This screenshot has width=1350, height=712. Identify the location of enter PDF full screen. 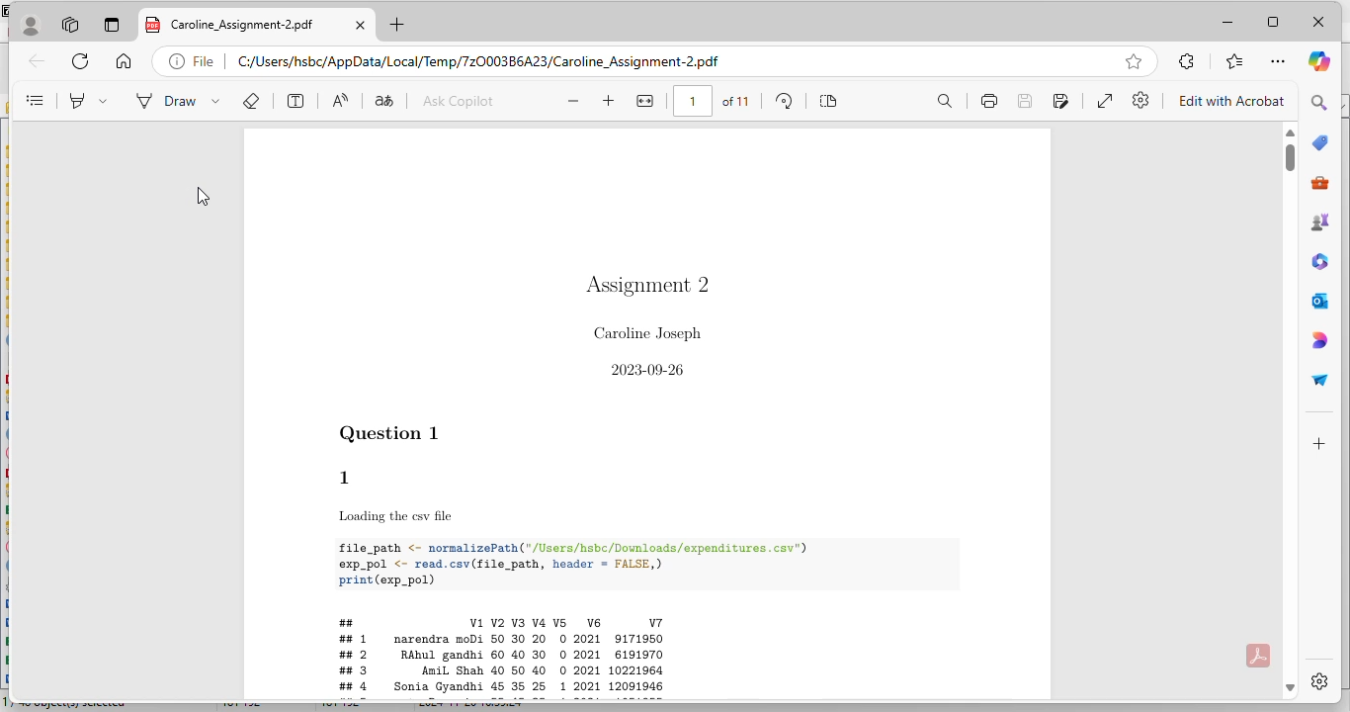
(1105, 101).